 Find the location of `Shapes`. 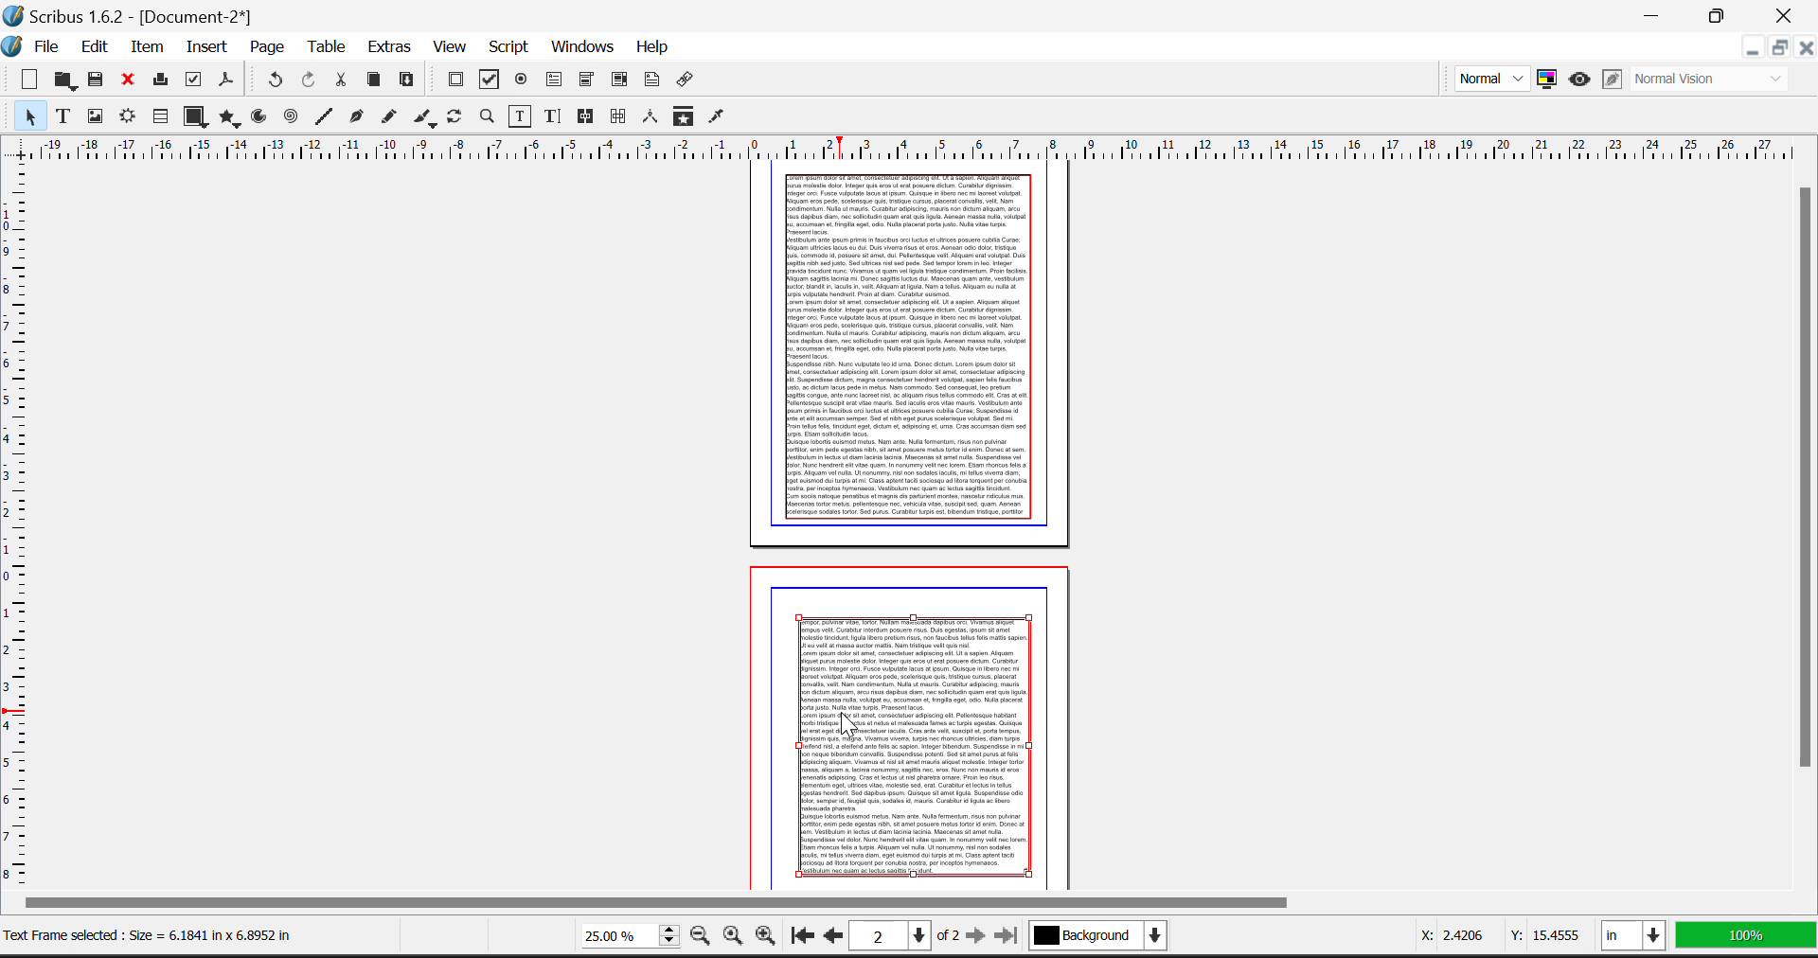

Shapes is located at coordinates (193, 117).